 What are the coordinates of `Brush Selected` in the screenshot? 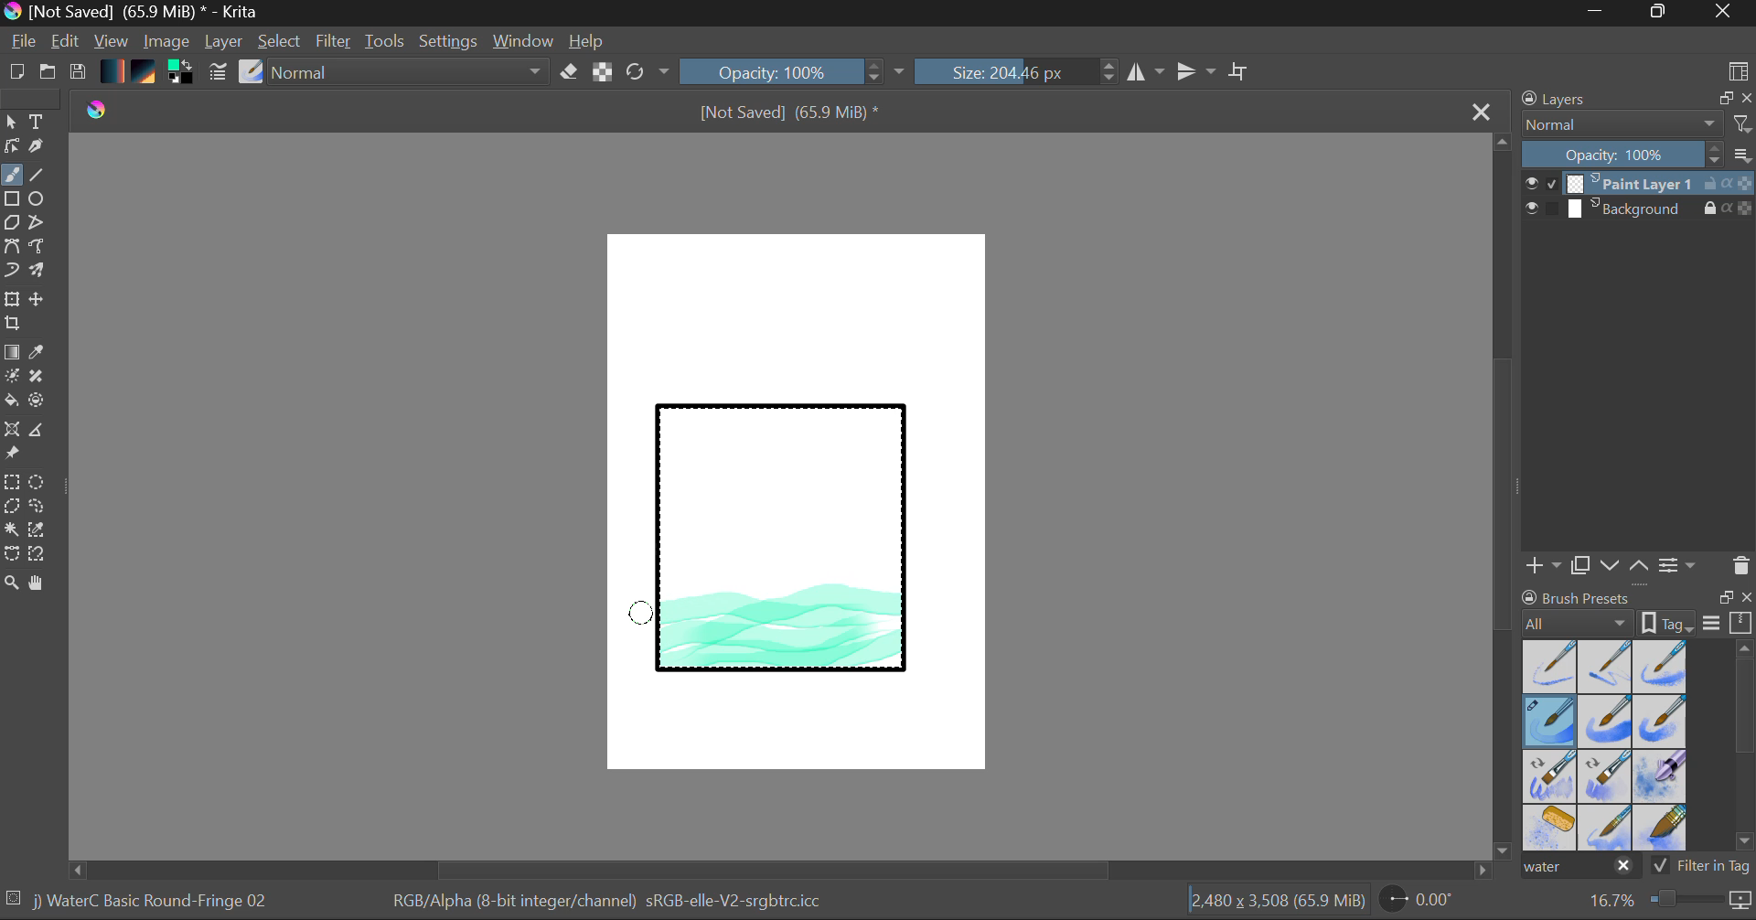 It's located at (1551, 722).